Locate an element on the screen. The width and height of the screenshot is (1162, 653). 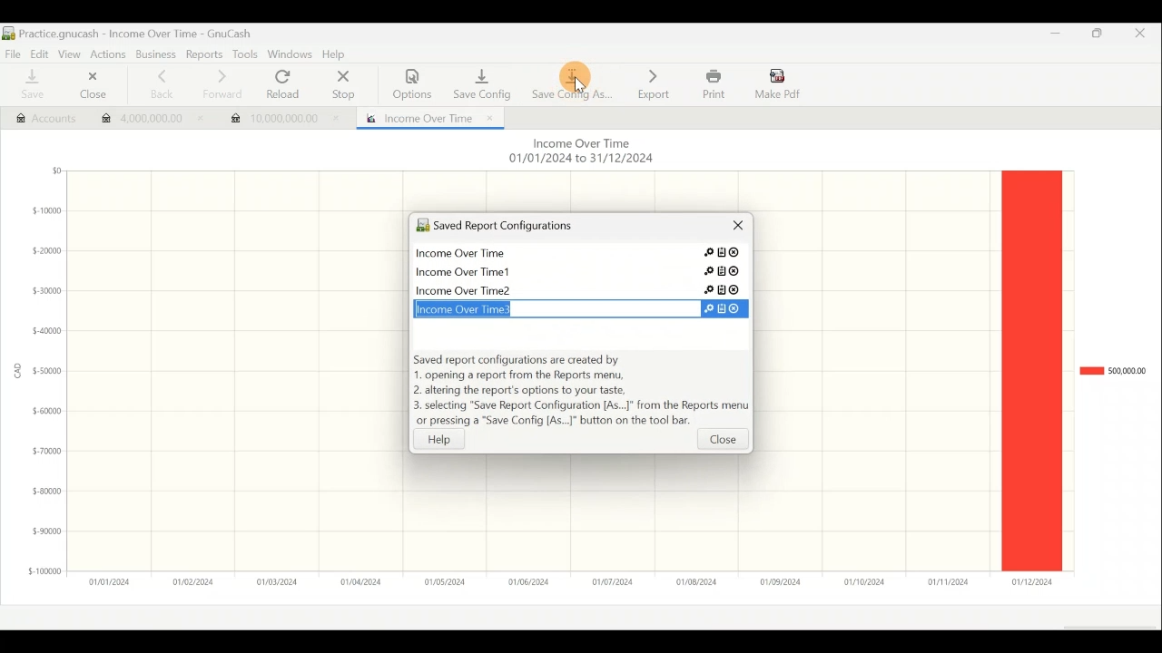
cursor is located at coordinates (579, 88).